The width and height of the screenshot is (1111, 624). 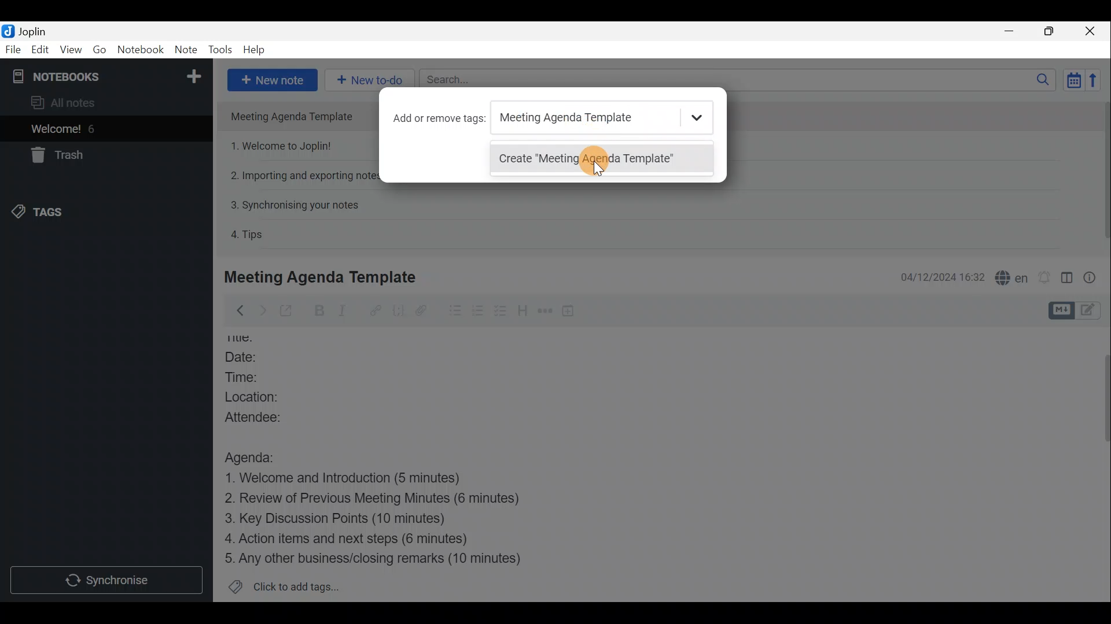 What do you see at coordinates (185, 47) in the screenshot?
I see `Note` at bounding box center [185, 47].